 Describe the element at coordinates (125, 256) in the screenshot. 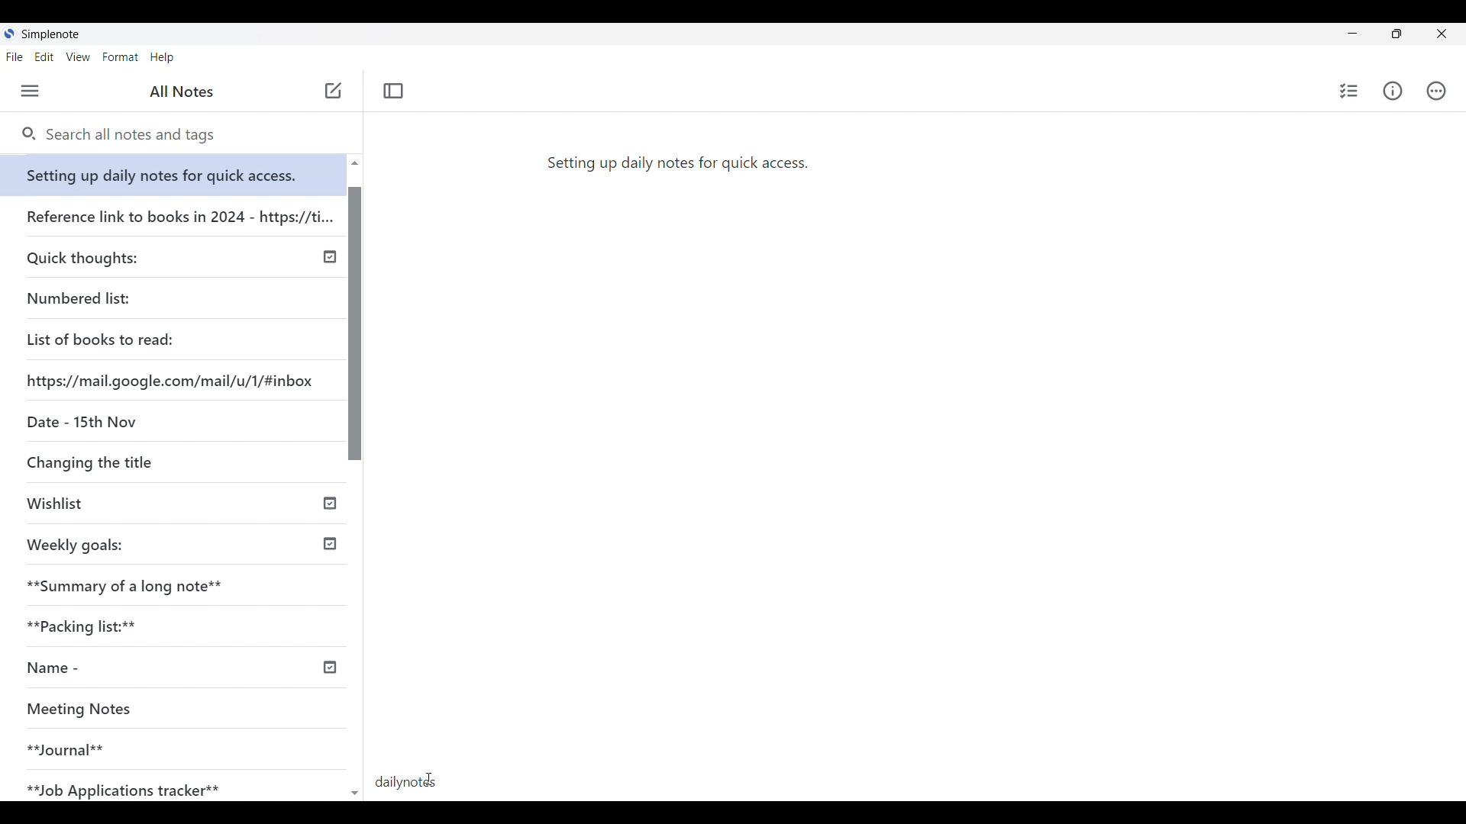

I see `Quick thoughts` at that location.